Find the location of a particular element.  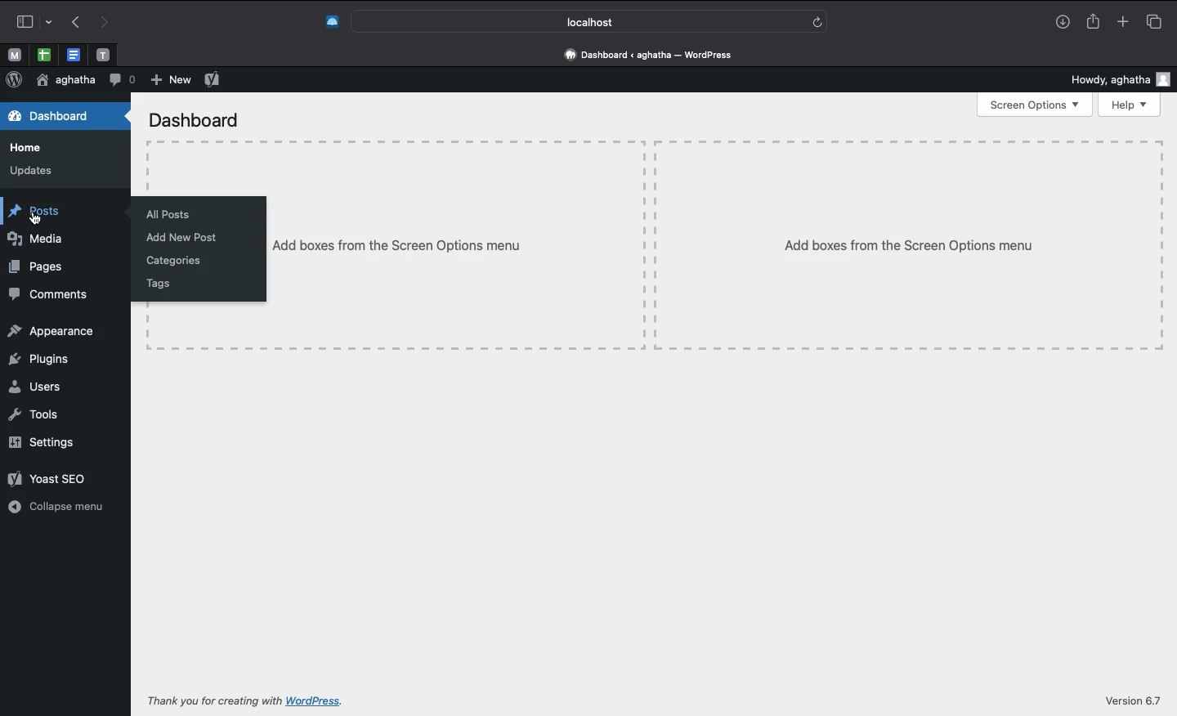

Collapse menu is located at coordinates (56, 508).